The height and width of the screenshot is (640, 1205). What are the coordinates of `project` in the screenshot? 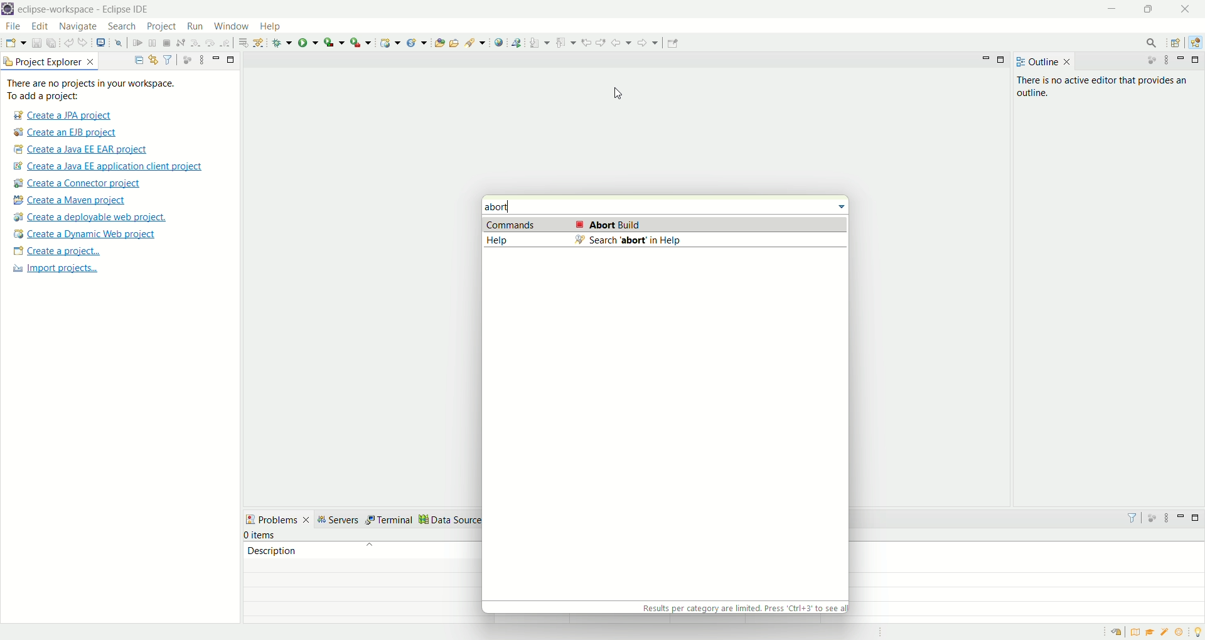 It's located at (163, 28).